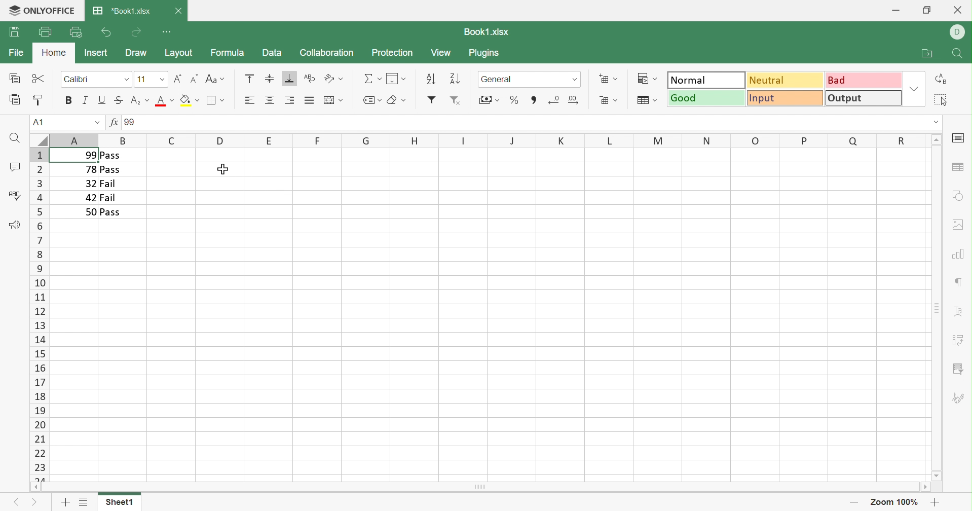 This screenshot has height=511, width=972. I want to click on Chart settings, so click(956, 252).